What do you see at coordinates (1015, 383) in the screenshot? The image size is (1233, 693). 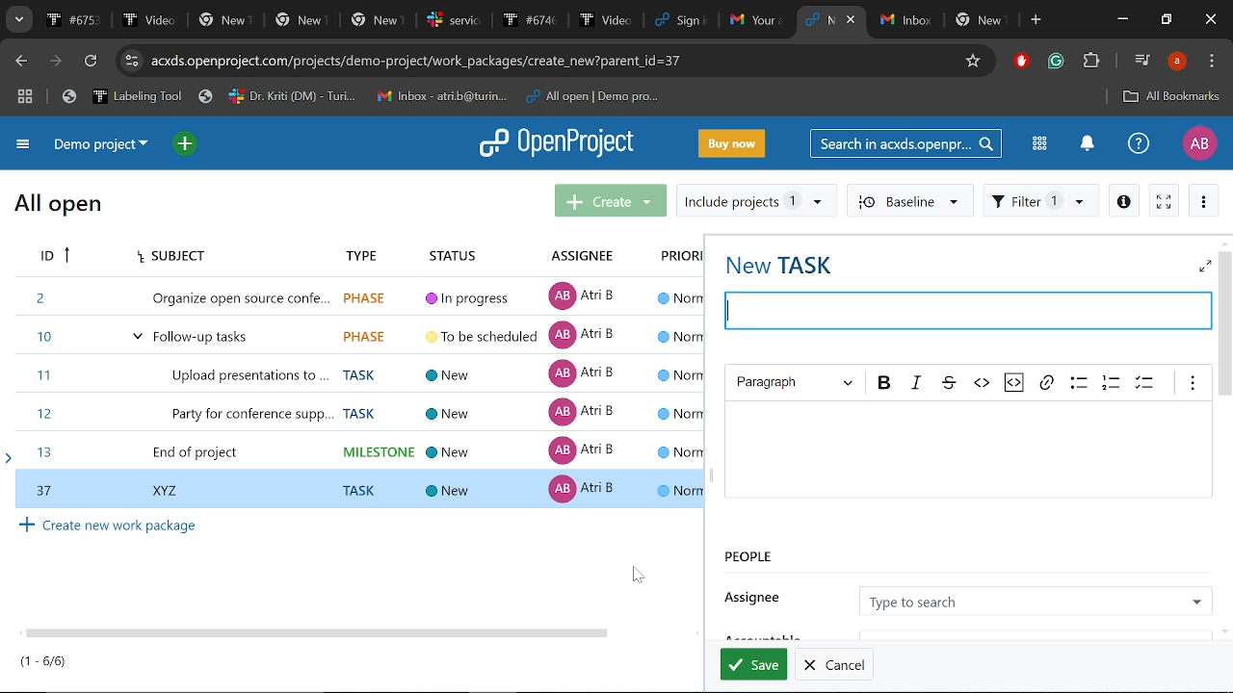 I see `Insert code snippet` at bounding box center [1015, 383].